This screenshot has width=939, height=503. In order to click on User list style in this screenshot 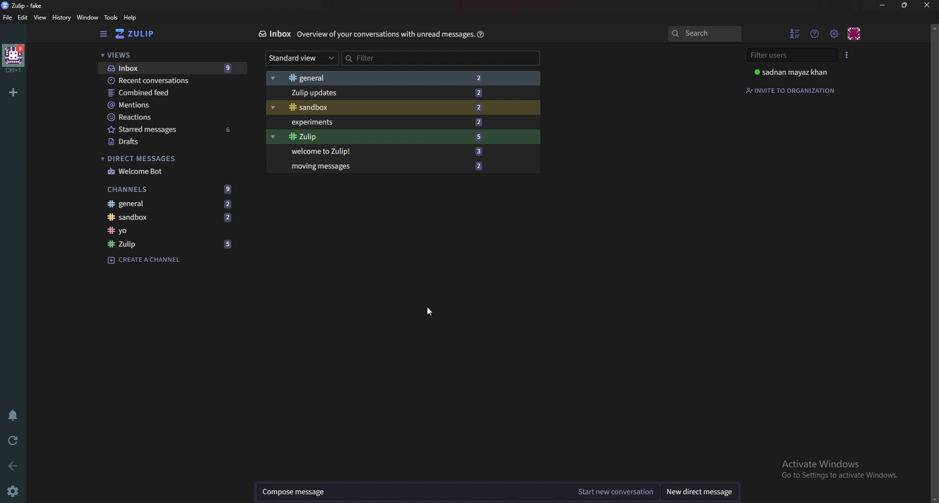, I will do `click(847, 55)`.